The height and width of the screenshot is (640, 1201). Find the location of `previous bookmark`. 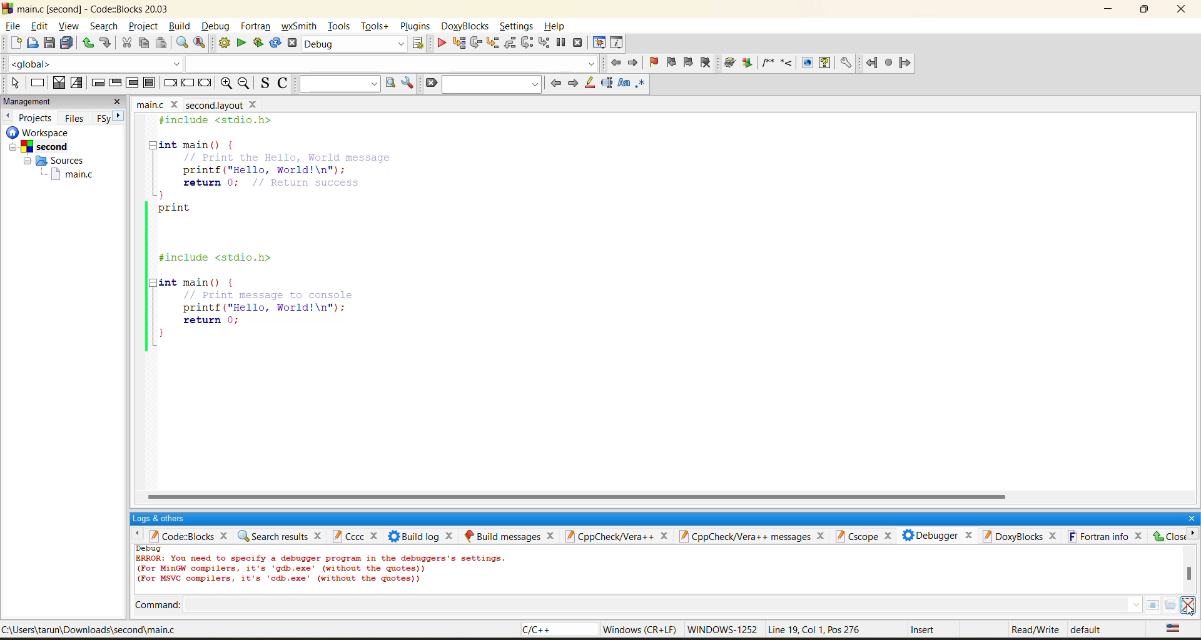

previous bookmark is located at coordinates (672, 61).